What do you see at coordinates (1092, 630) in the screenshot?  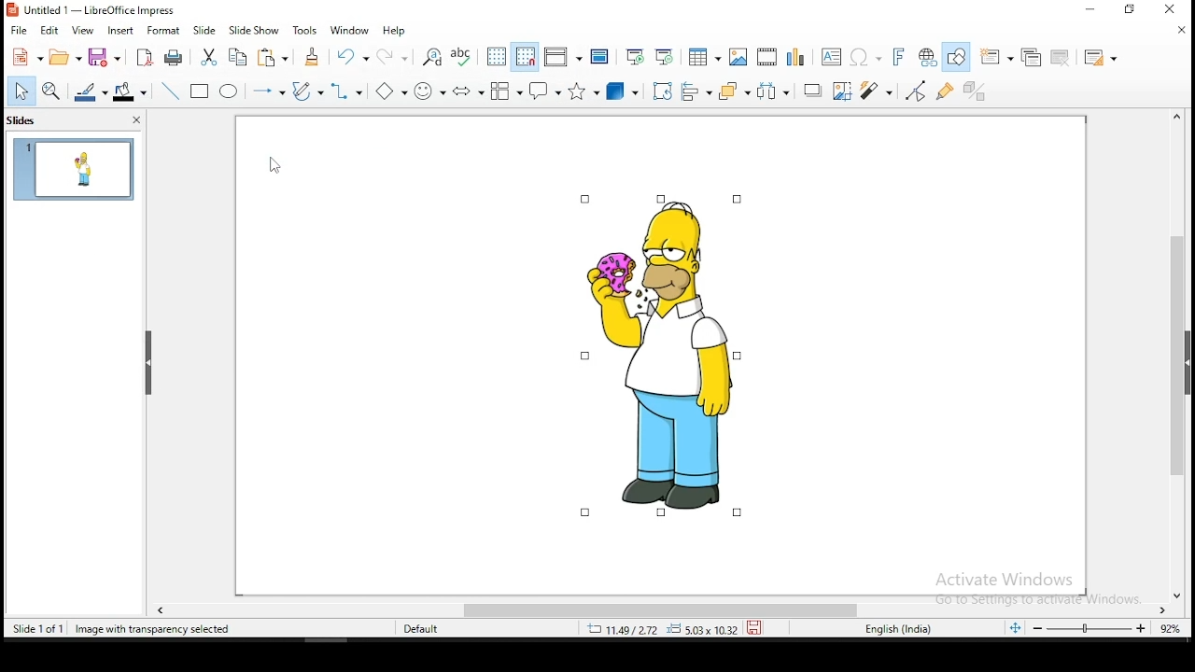 I see `zoom level` at bounding box center [1092, 630].